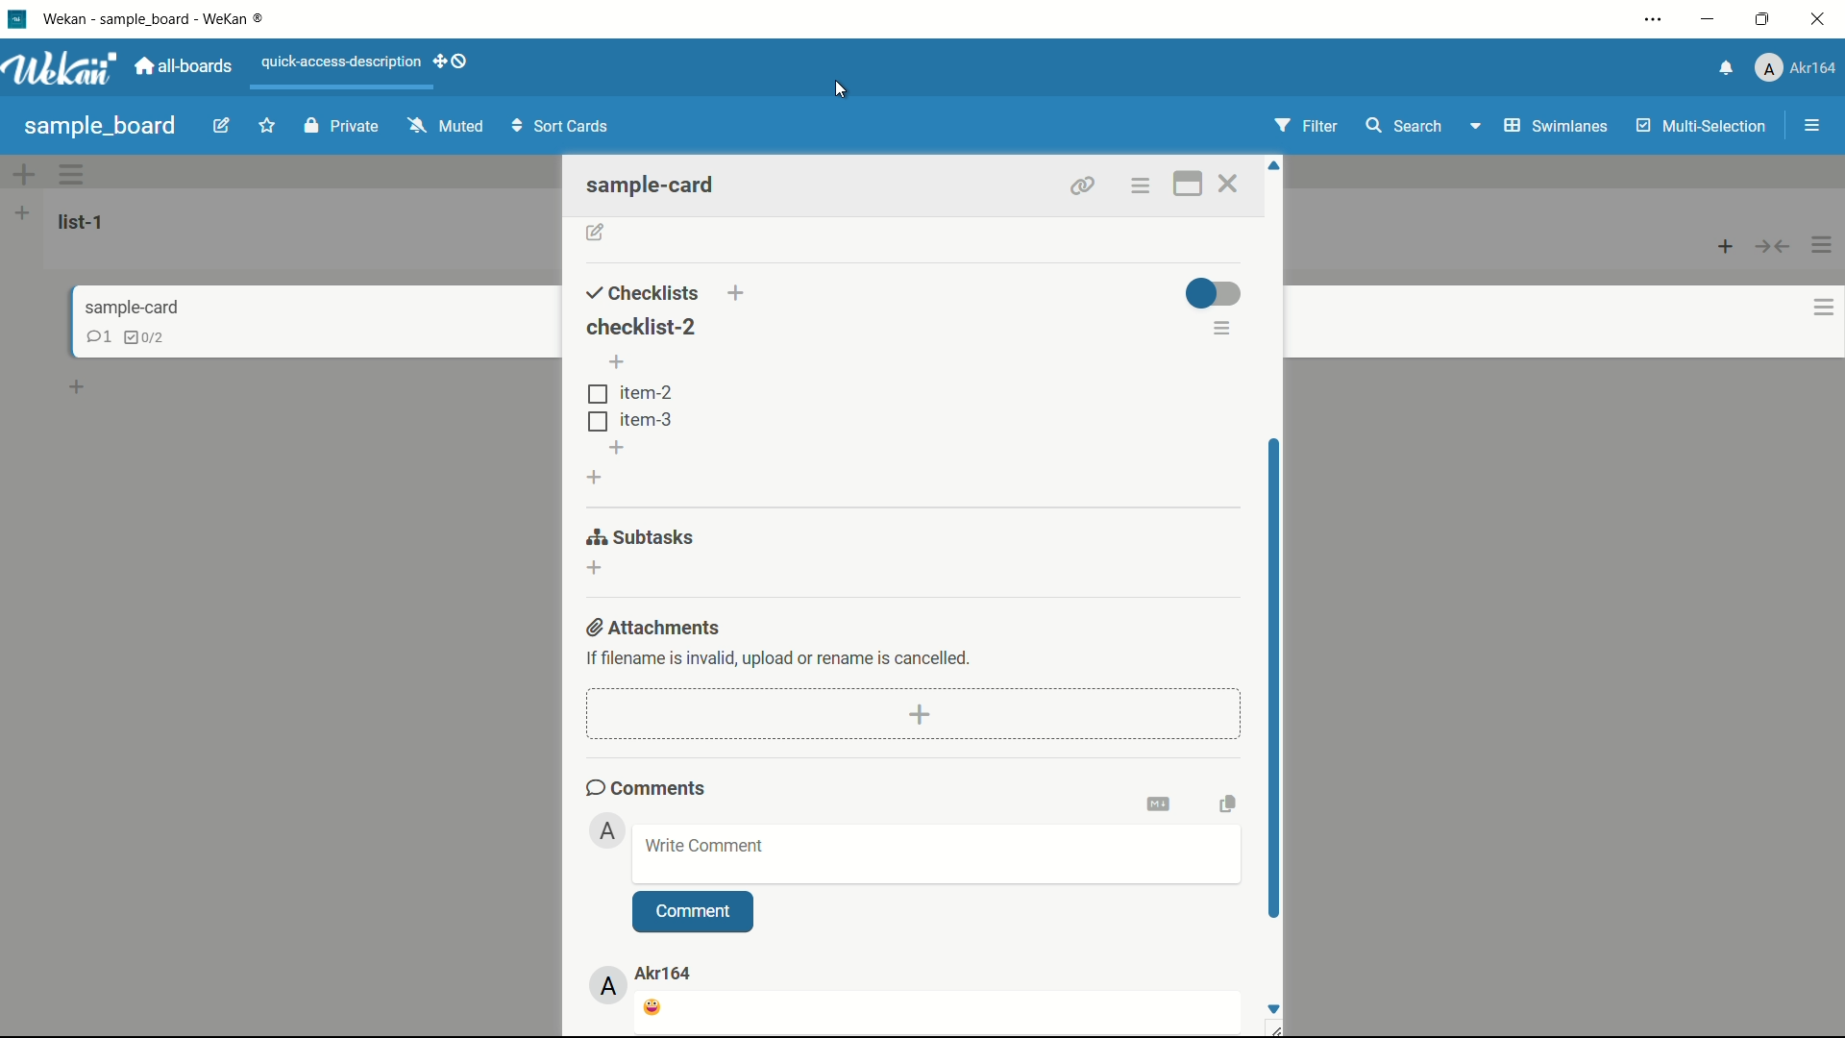 Image resolution: width=1845 pixels, height=1038 pixels. Describe the element at coordinates (188, 66) in the screenshot. I see `all boards` at that location.